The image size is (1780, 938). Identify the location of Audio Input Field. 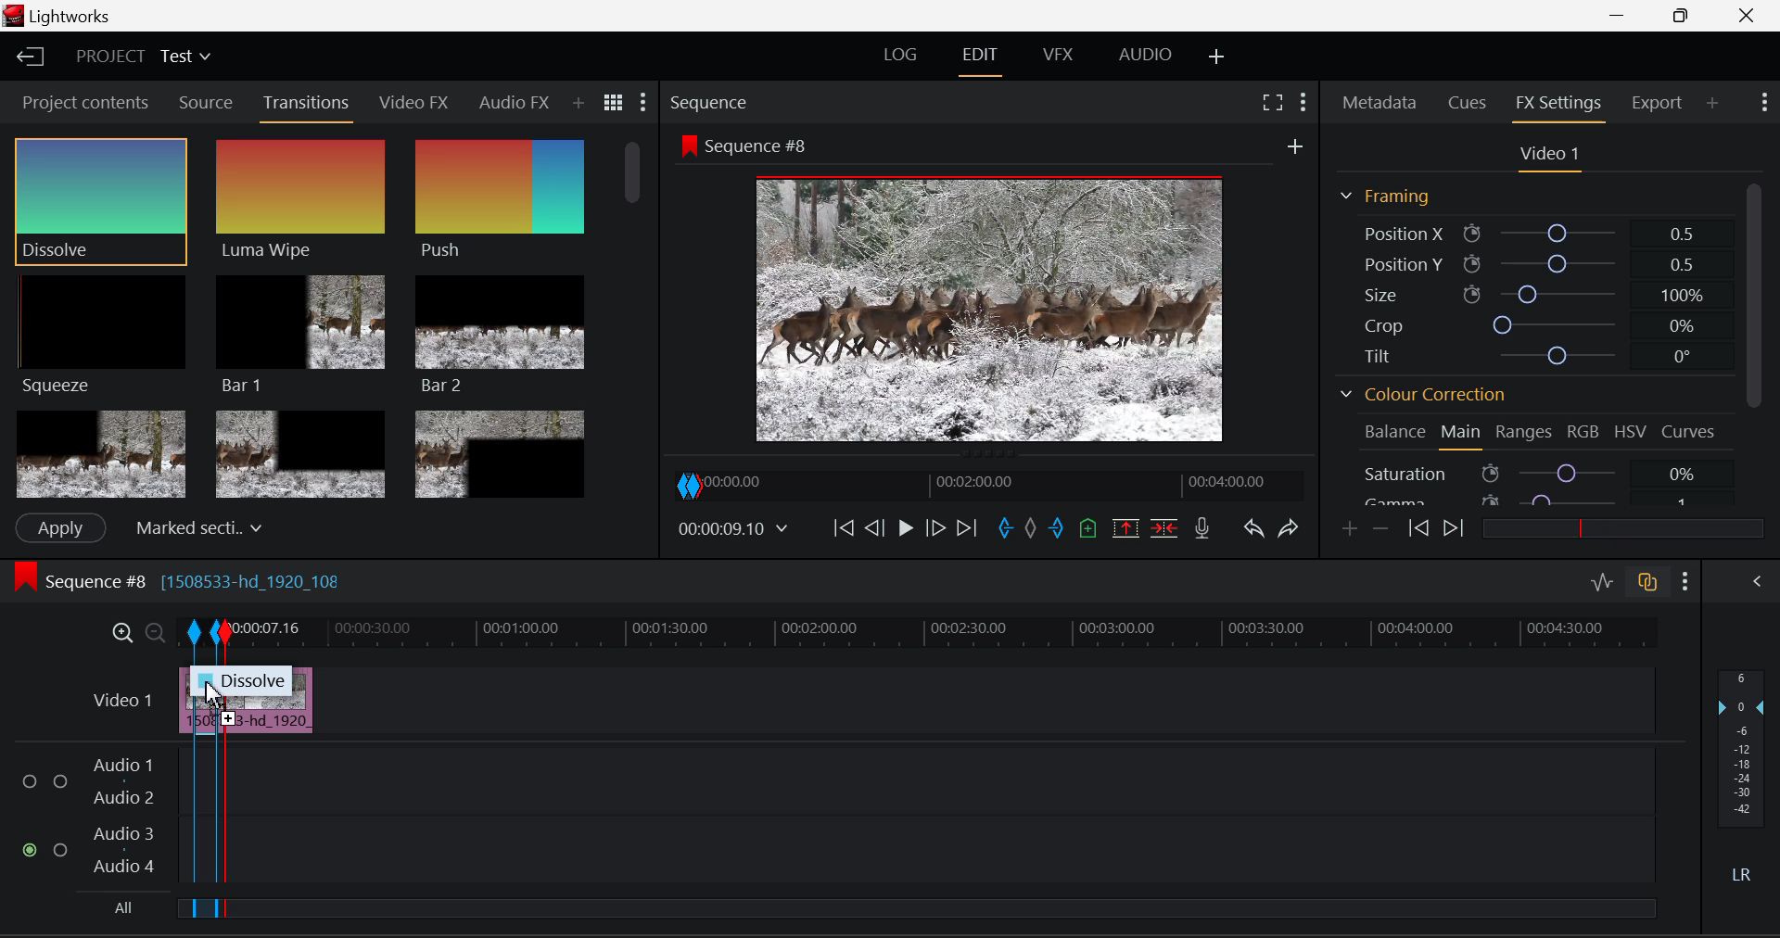
(939, 852).